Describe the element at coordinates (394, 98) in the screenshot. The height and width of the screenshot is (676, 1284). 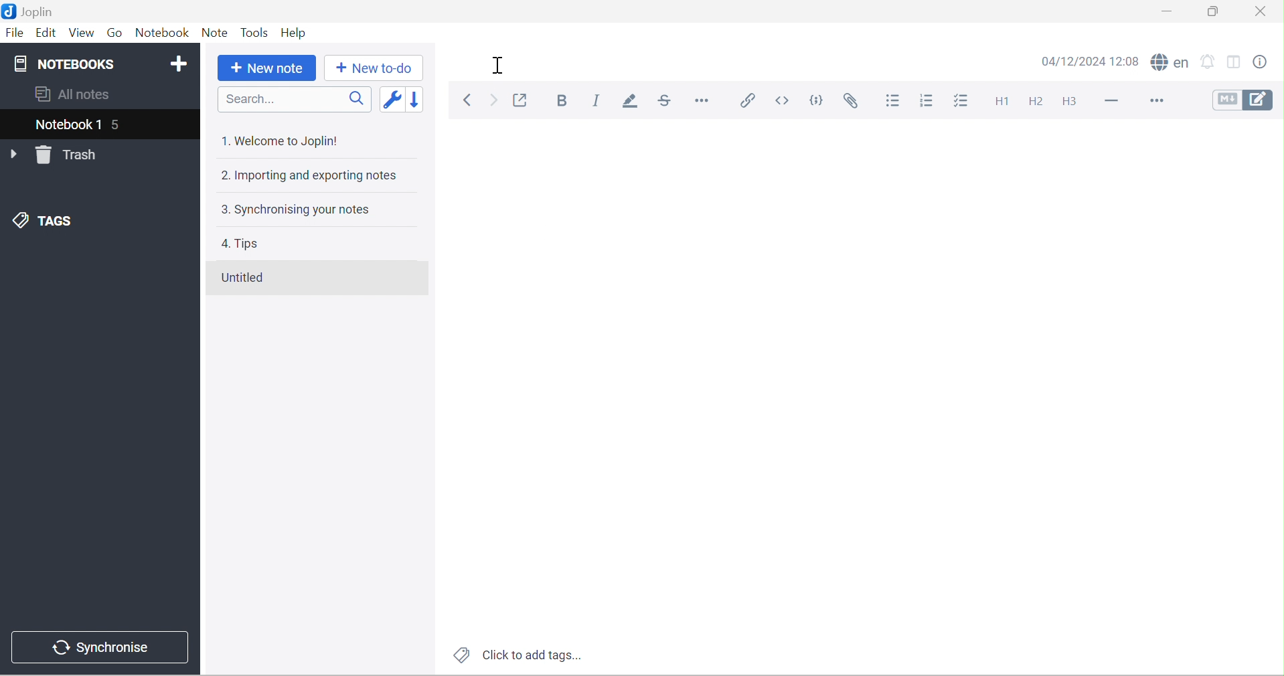
I see `Toggle sort order field` at that location.